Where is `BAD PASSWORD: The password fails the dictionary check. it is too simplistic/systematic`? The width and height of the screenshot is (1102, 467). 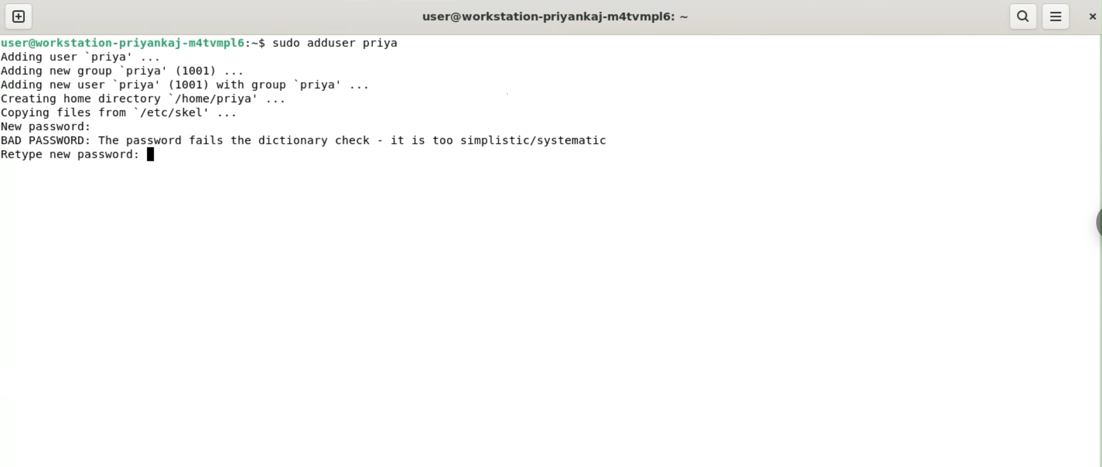 BAD PASSWORD: The password fails the dictionary check. it is too simplistic/systematic is located at coordinates (326, 141).